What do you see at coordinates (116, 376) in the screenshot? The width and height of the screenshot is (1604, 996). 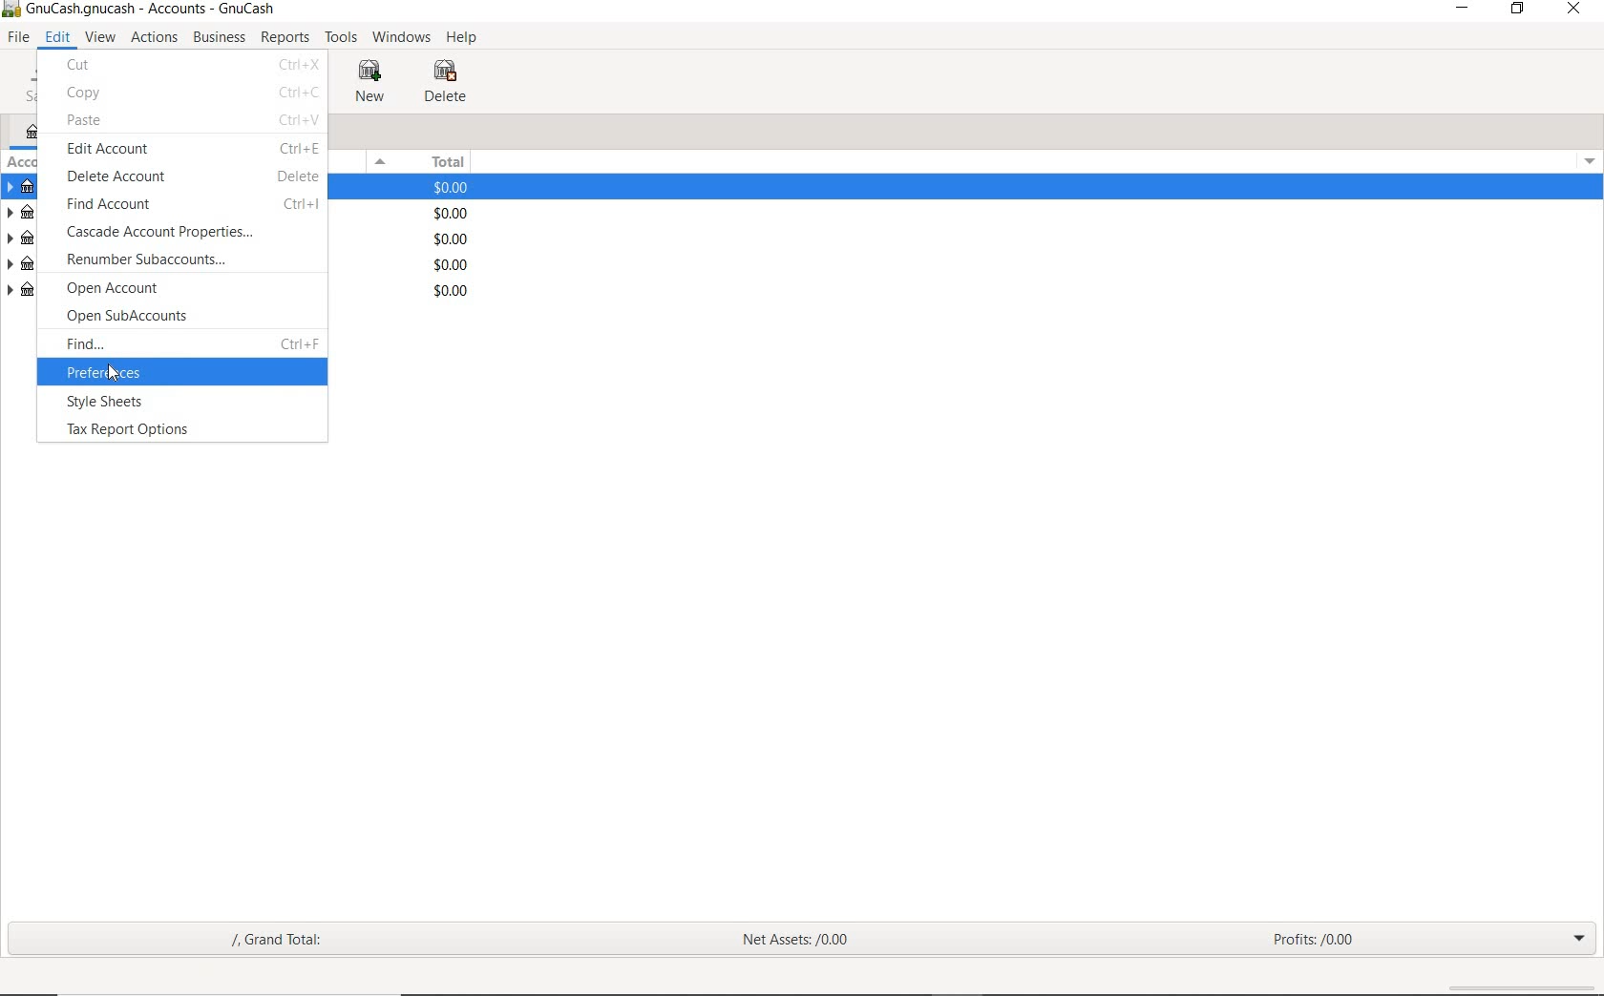 I see `Cursor` at bounding box center [116, 376].